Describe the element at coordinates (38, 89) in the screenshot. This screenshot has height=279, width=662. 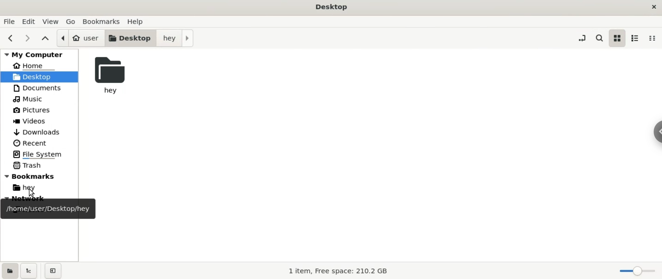
I see `documents` at that location.